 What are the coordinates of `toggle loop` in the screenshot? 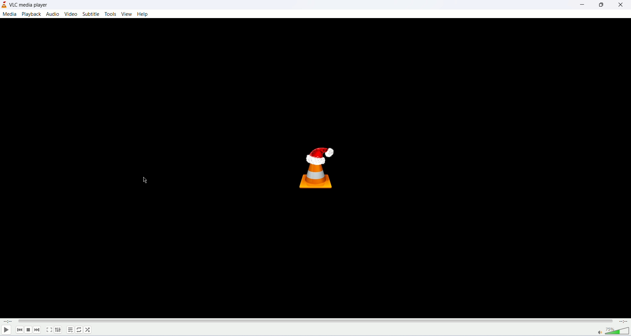 It's located at (79, 330).